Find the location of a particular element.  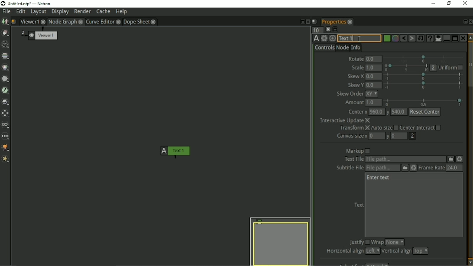

24 is located at coordinates (454, 168).